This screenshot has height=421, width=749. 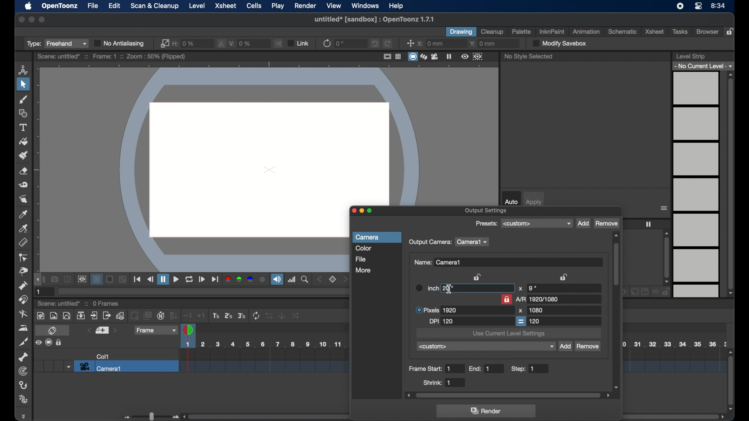 What do you see at coordinates (388, 44) in the screenshot?
I see `redo` at bounding box center [388, 44].